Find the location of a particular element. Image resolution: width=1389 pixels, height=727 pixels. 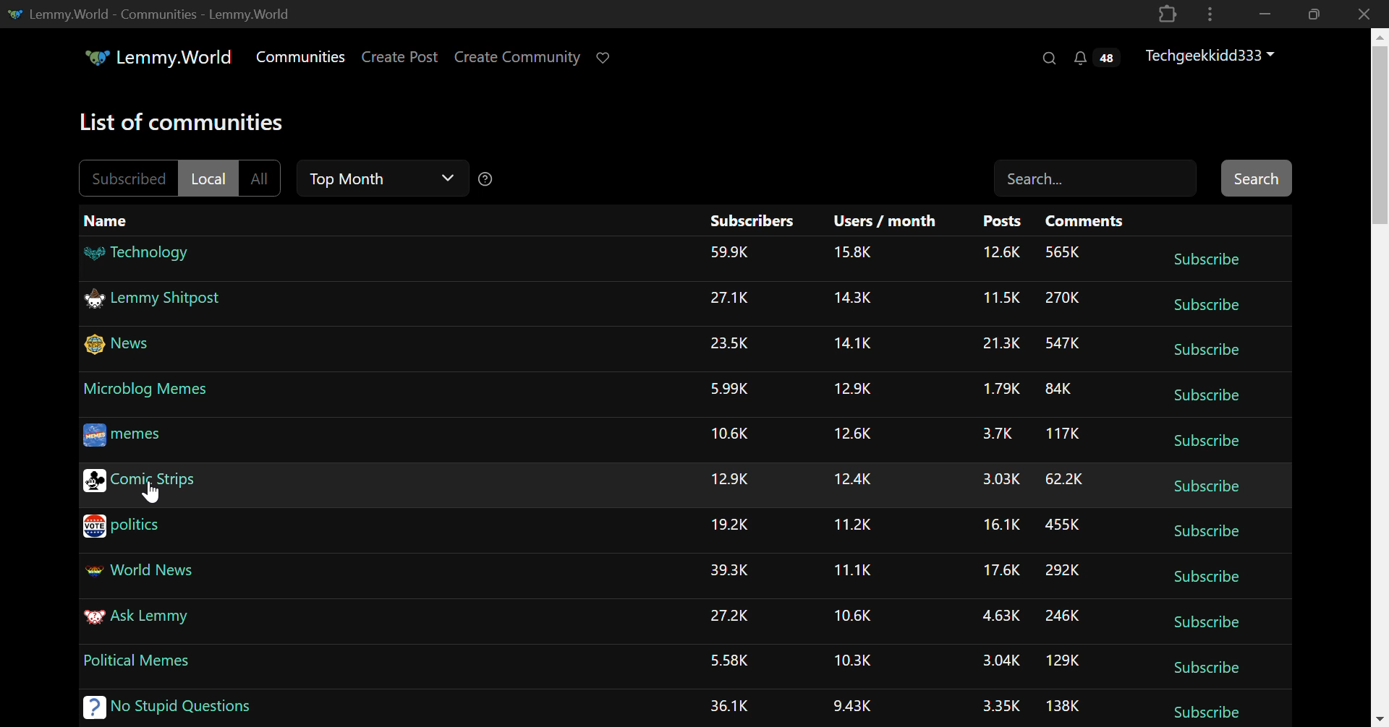

19.2K is located at coordinates (730, 525).